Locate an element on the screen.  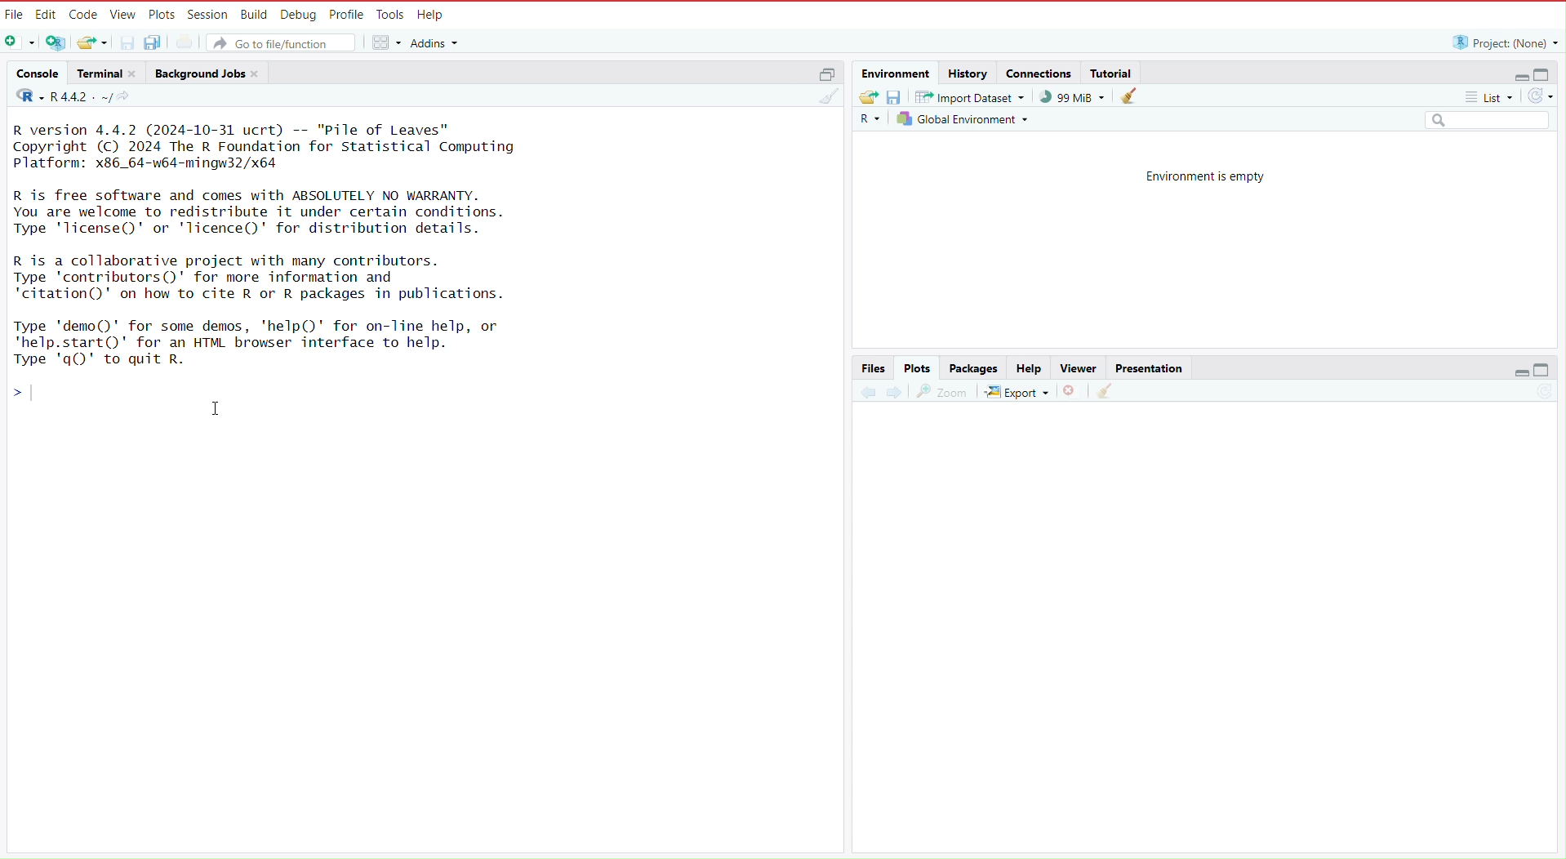
R 4.4.2 . ~/ is located at coordinates (82, 97).